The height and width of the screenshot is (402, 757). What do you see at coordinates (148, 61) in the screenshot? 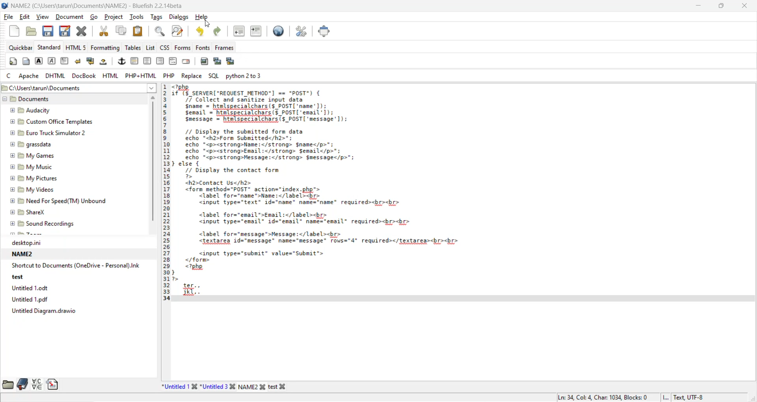
I see `center` at bounding box center [148, 61].